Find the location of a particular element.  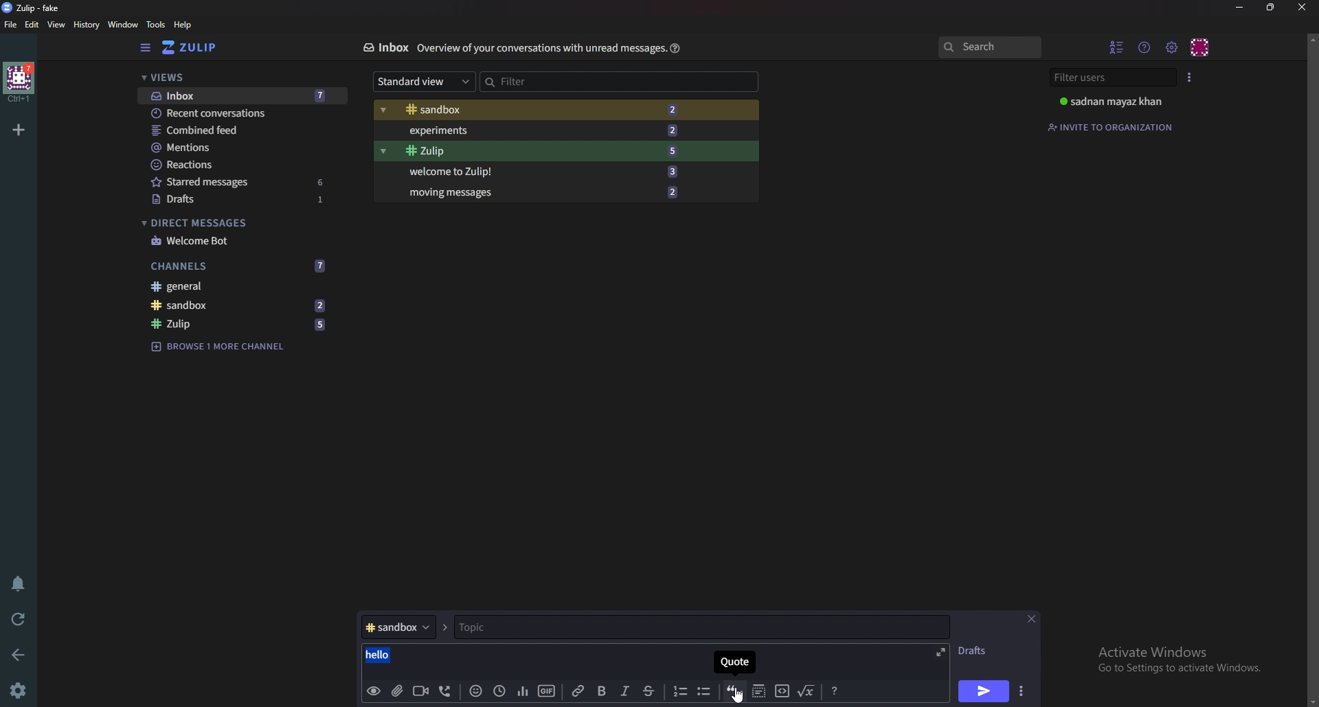

# zulip is located at coordinates (199, 323).